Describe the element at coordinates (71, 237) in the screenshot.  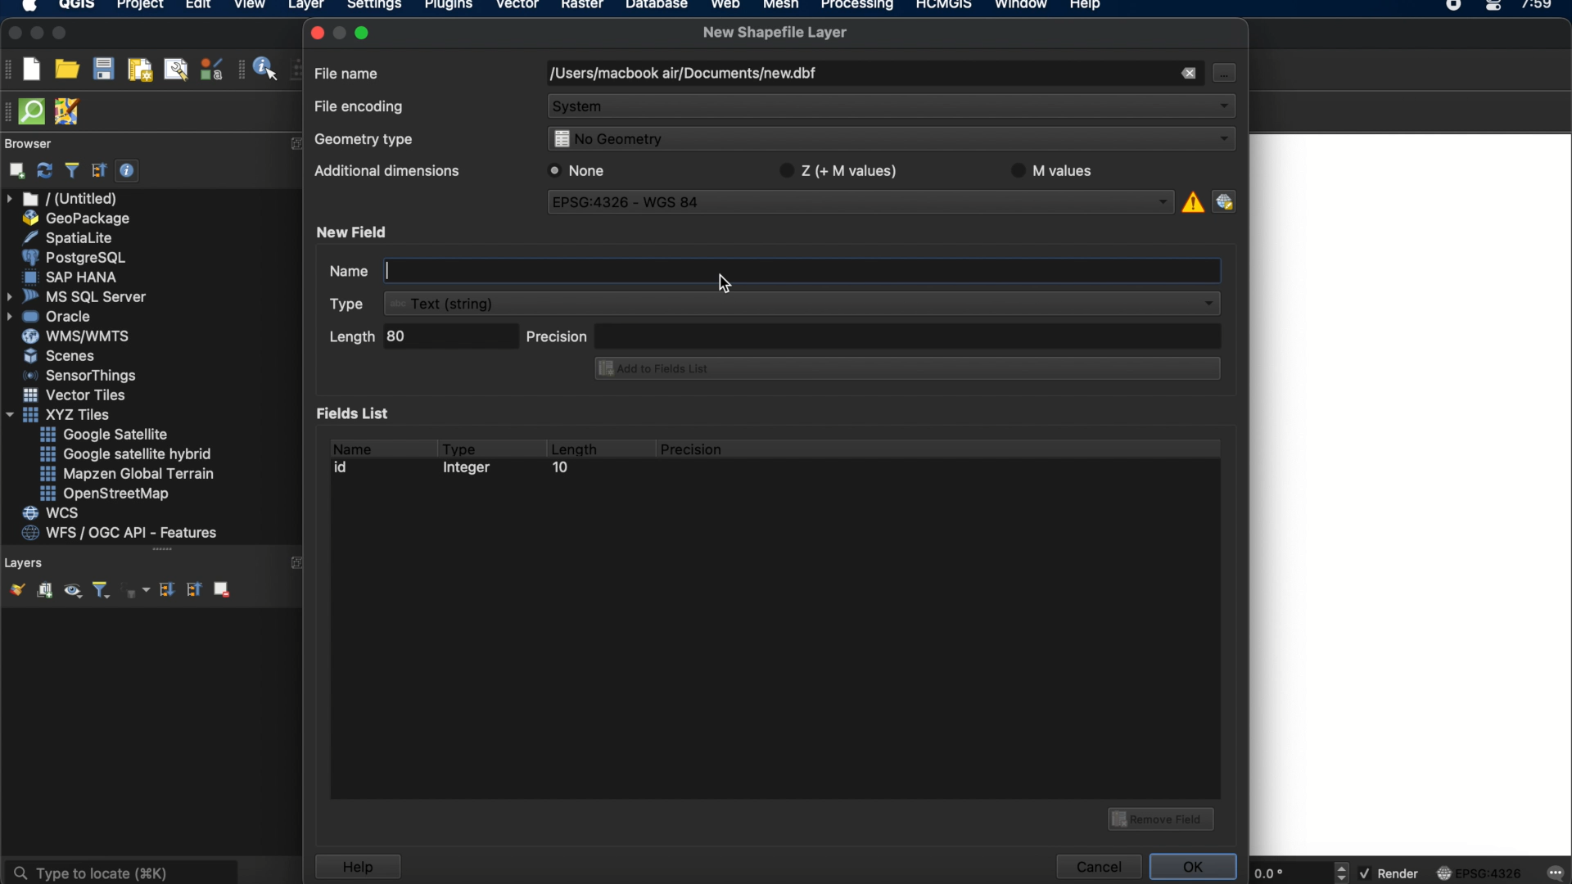
I see `spatiallite` at that location.